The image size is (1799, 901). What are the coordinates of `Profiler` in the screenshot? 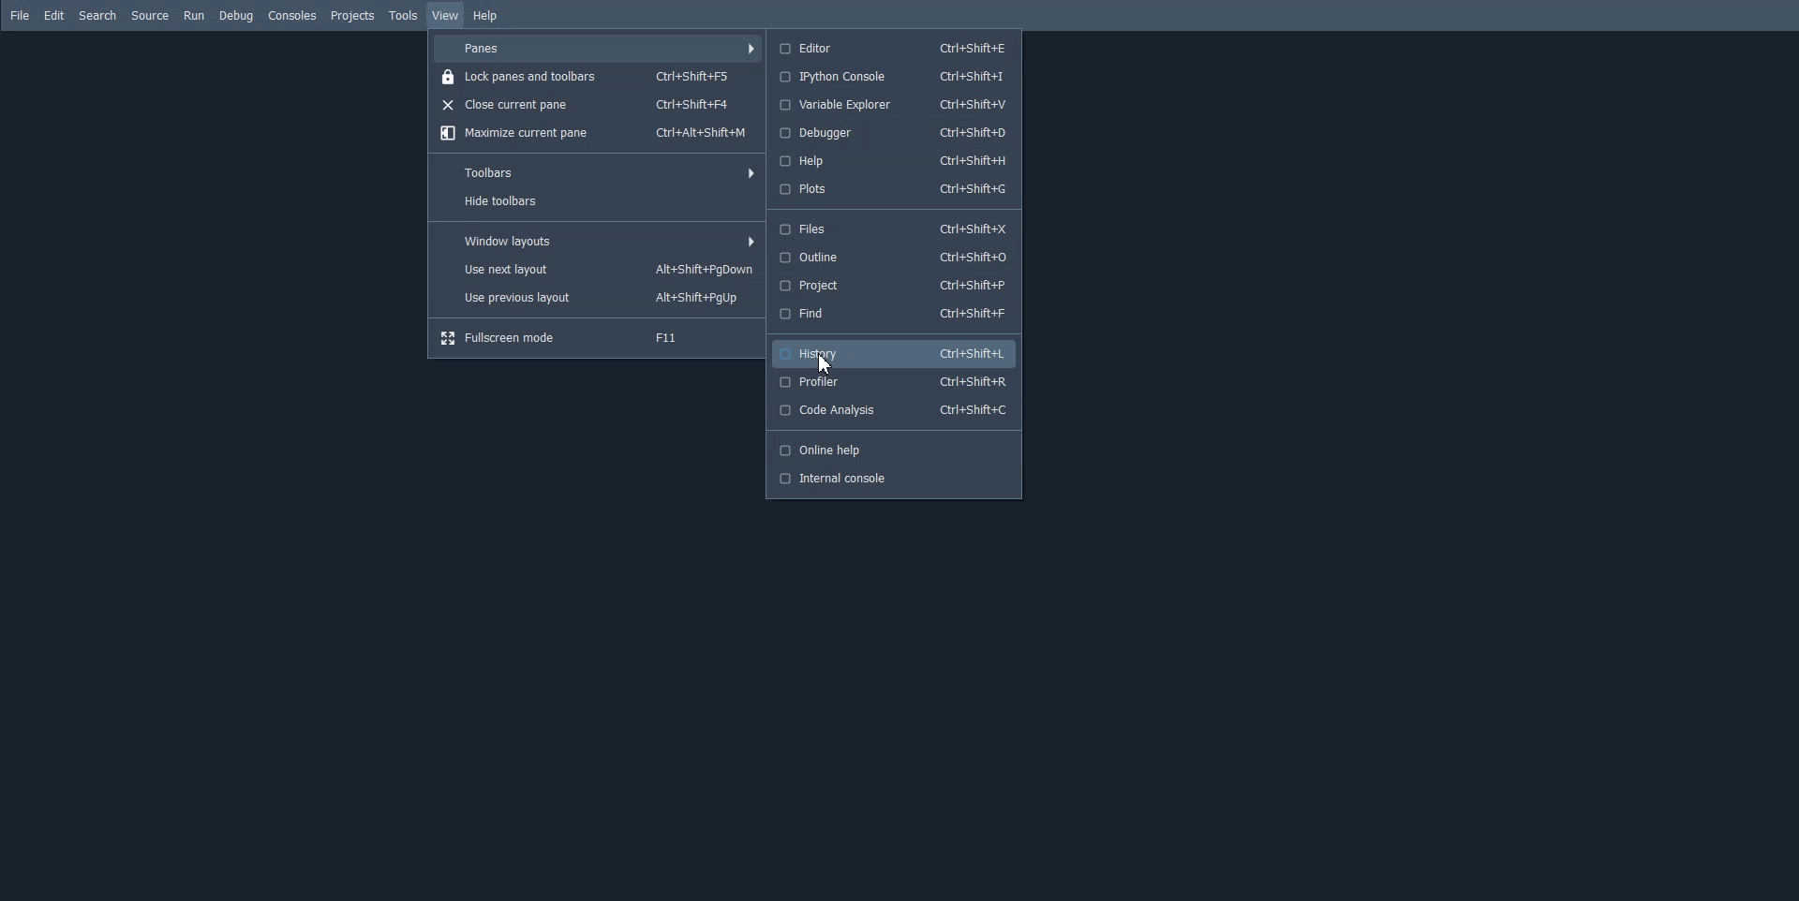 It's located at (895, 382).